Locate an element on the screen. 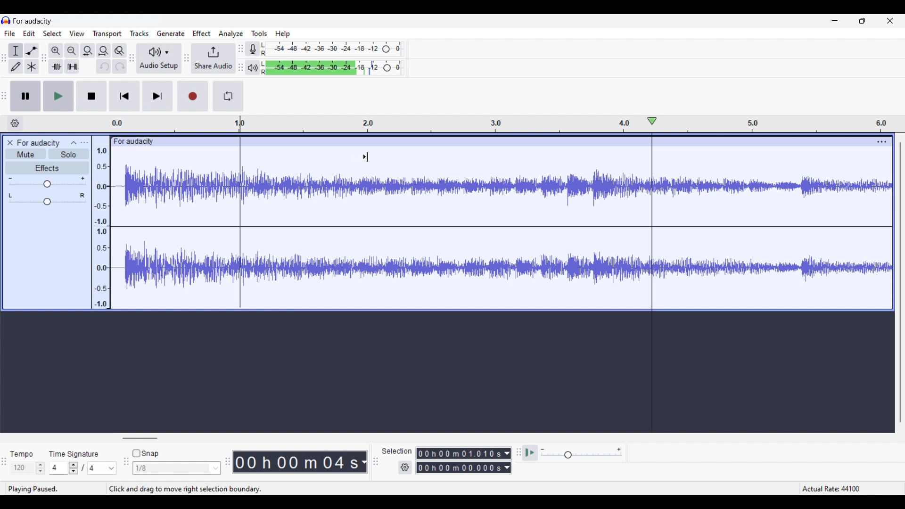  Playback level is located at coordinates (333, 67).